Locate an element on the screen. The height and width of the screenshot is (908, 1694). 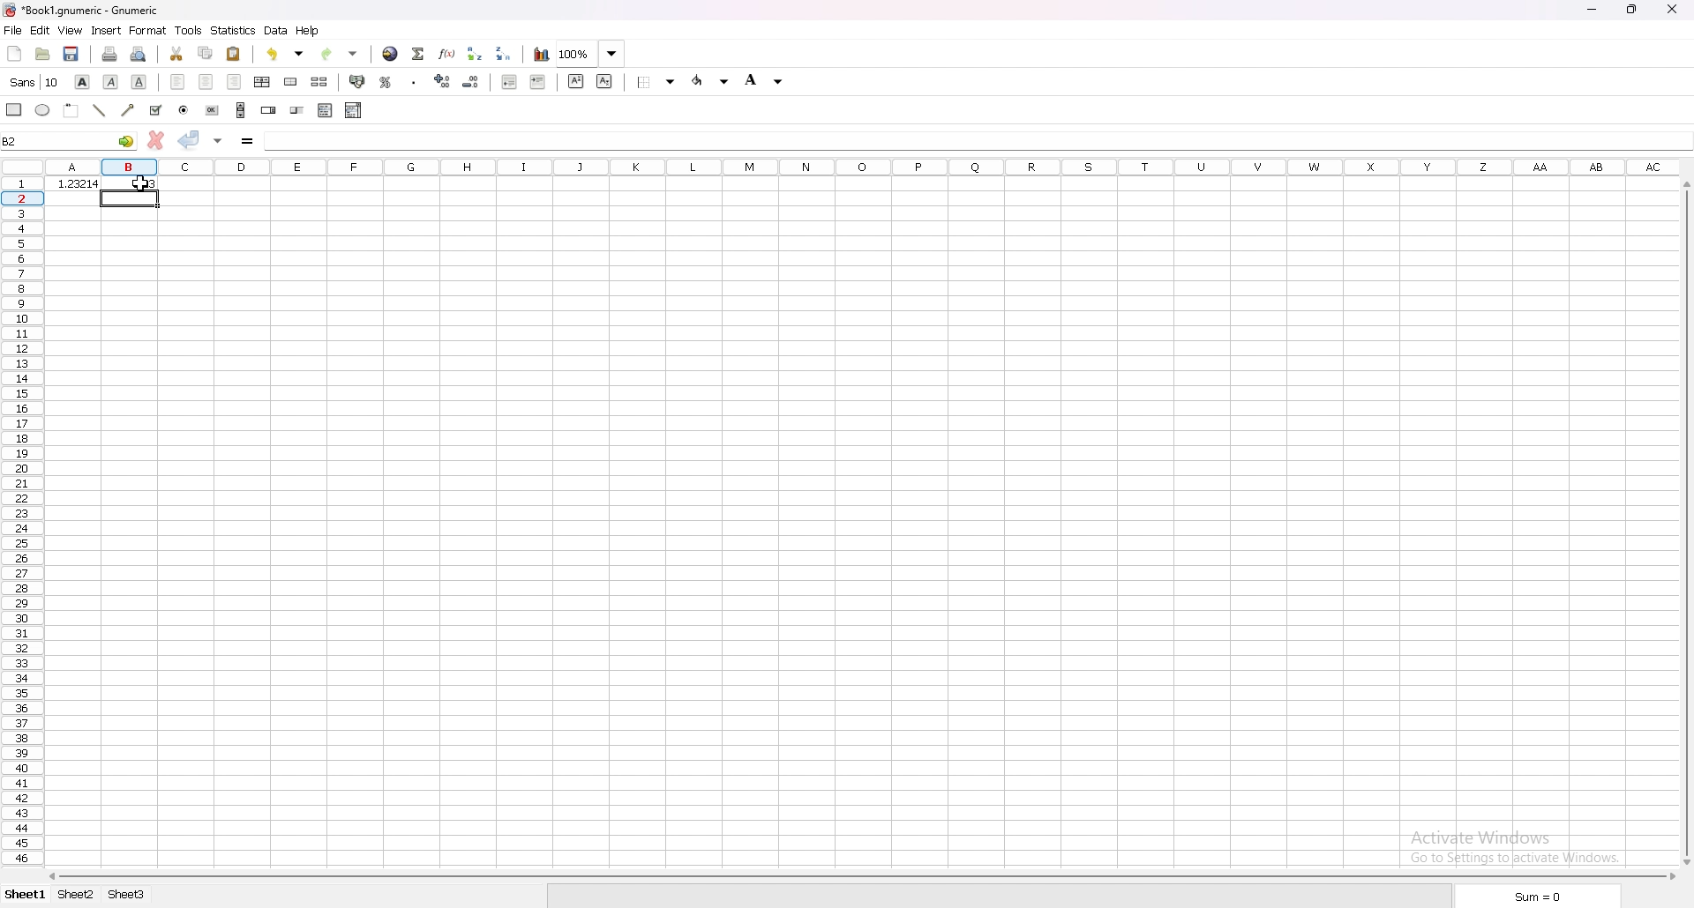
chart is located at coordinates (543, 55).